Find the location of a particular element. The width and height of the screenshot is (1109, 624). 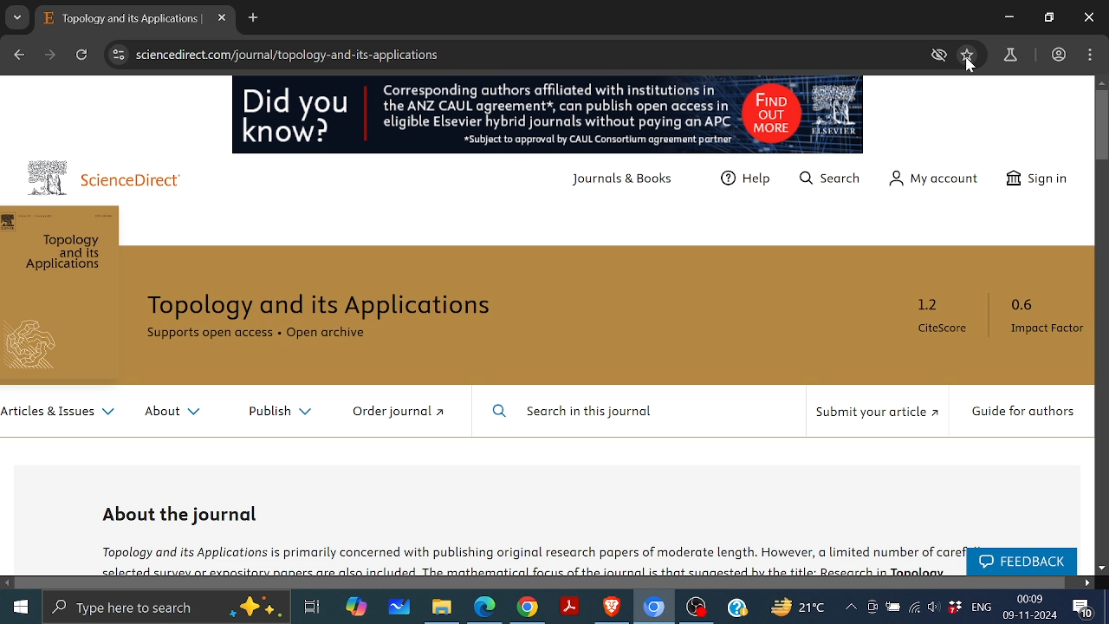

order journal is located at coordinates (407, 413).